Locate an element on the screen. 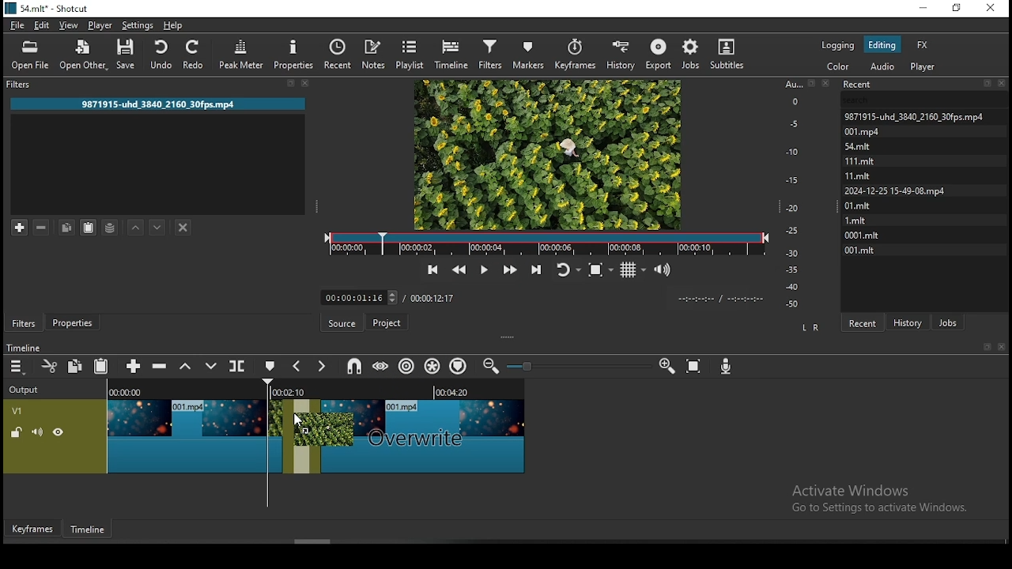  total time is located at coordinates (432, 298).